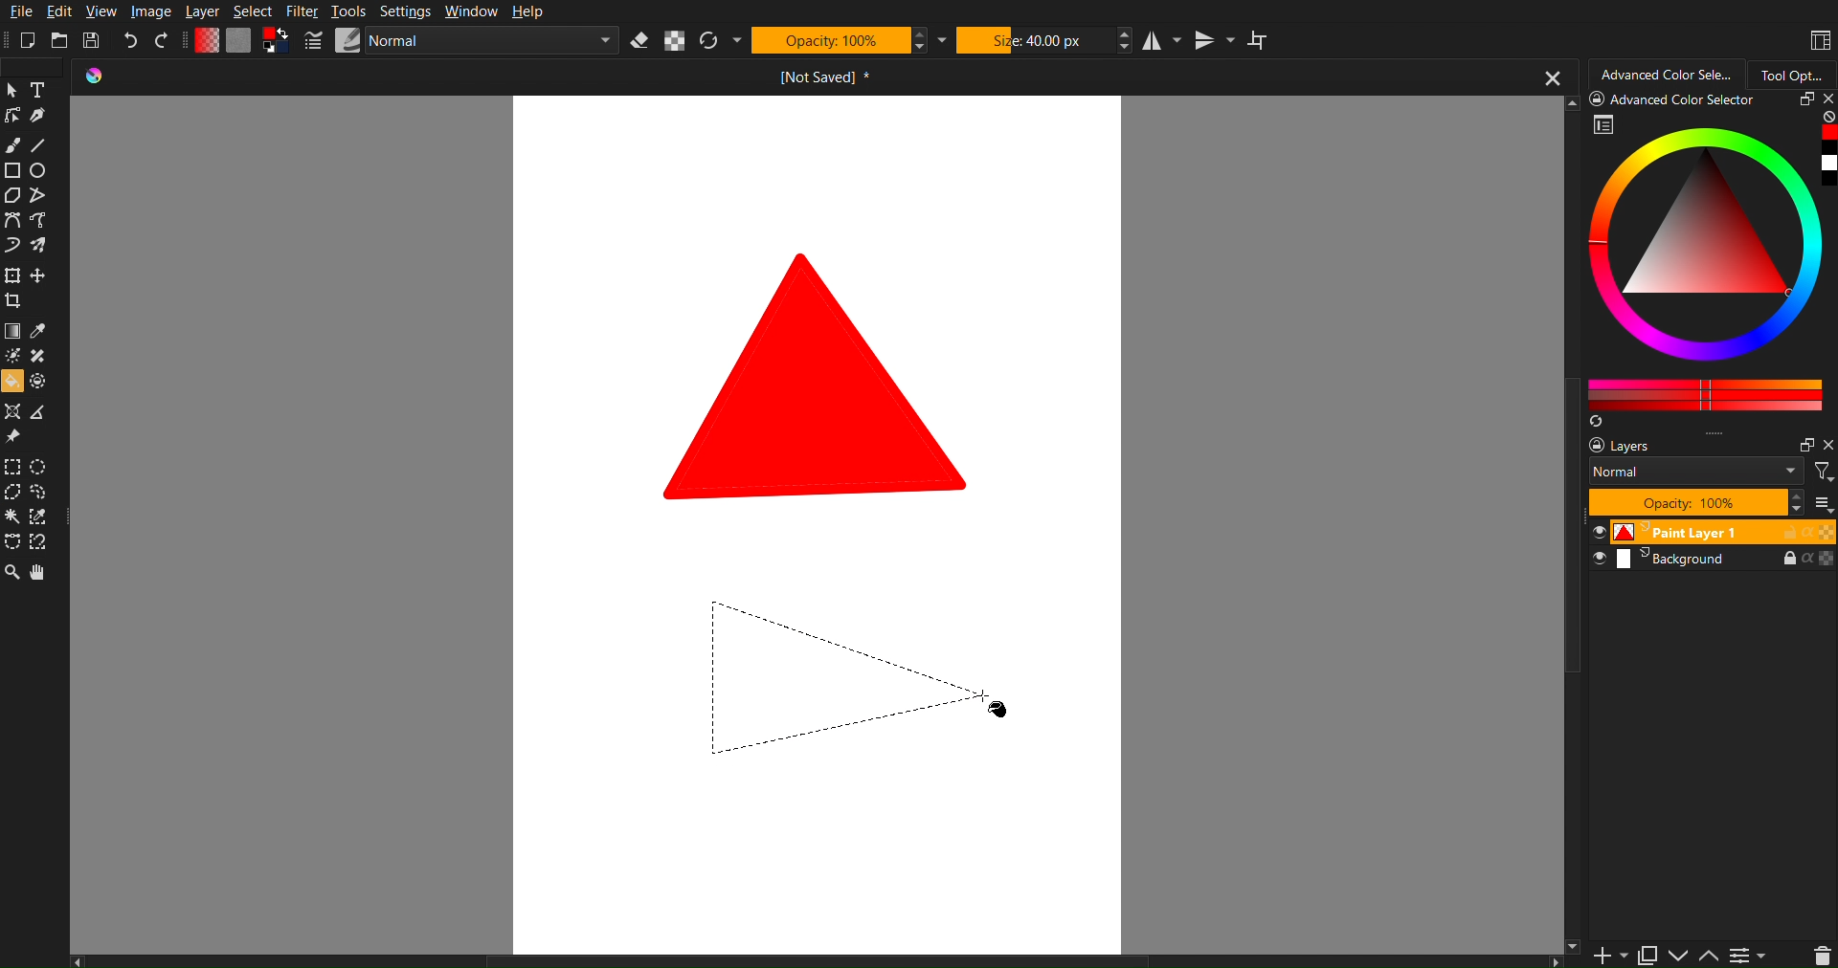 The height and width of the screenshot is (968, 1838). I want to click on Undo, so click(132, 38).